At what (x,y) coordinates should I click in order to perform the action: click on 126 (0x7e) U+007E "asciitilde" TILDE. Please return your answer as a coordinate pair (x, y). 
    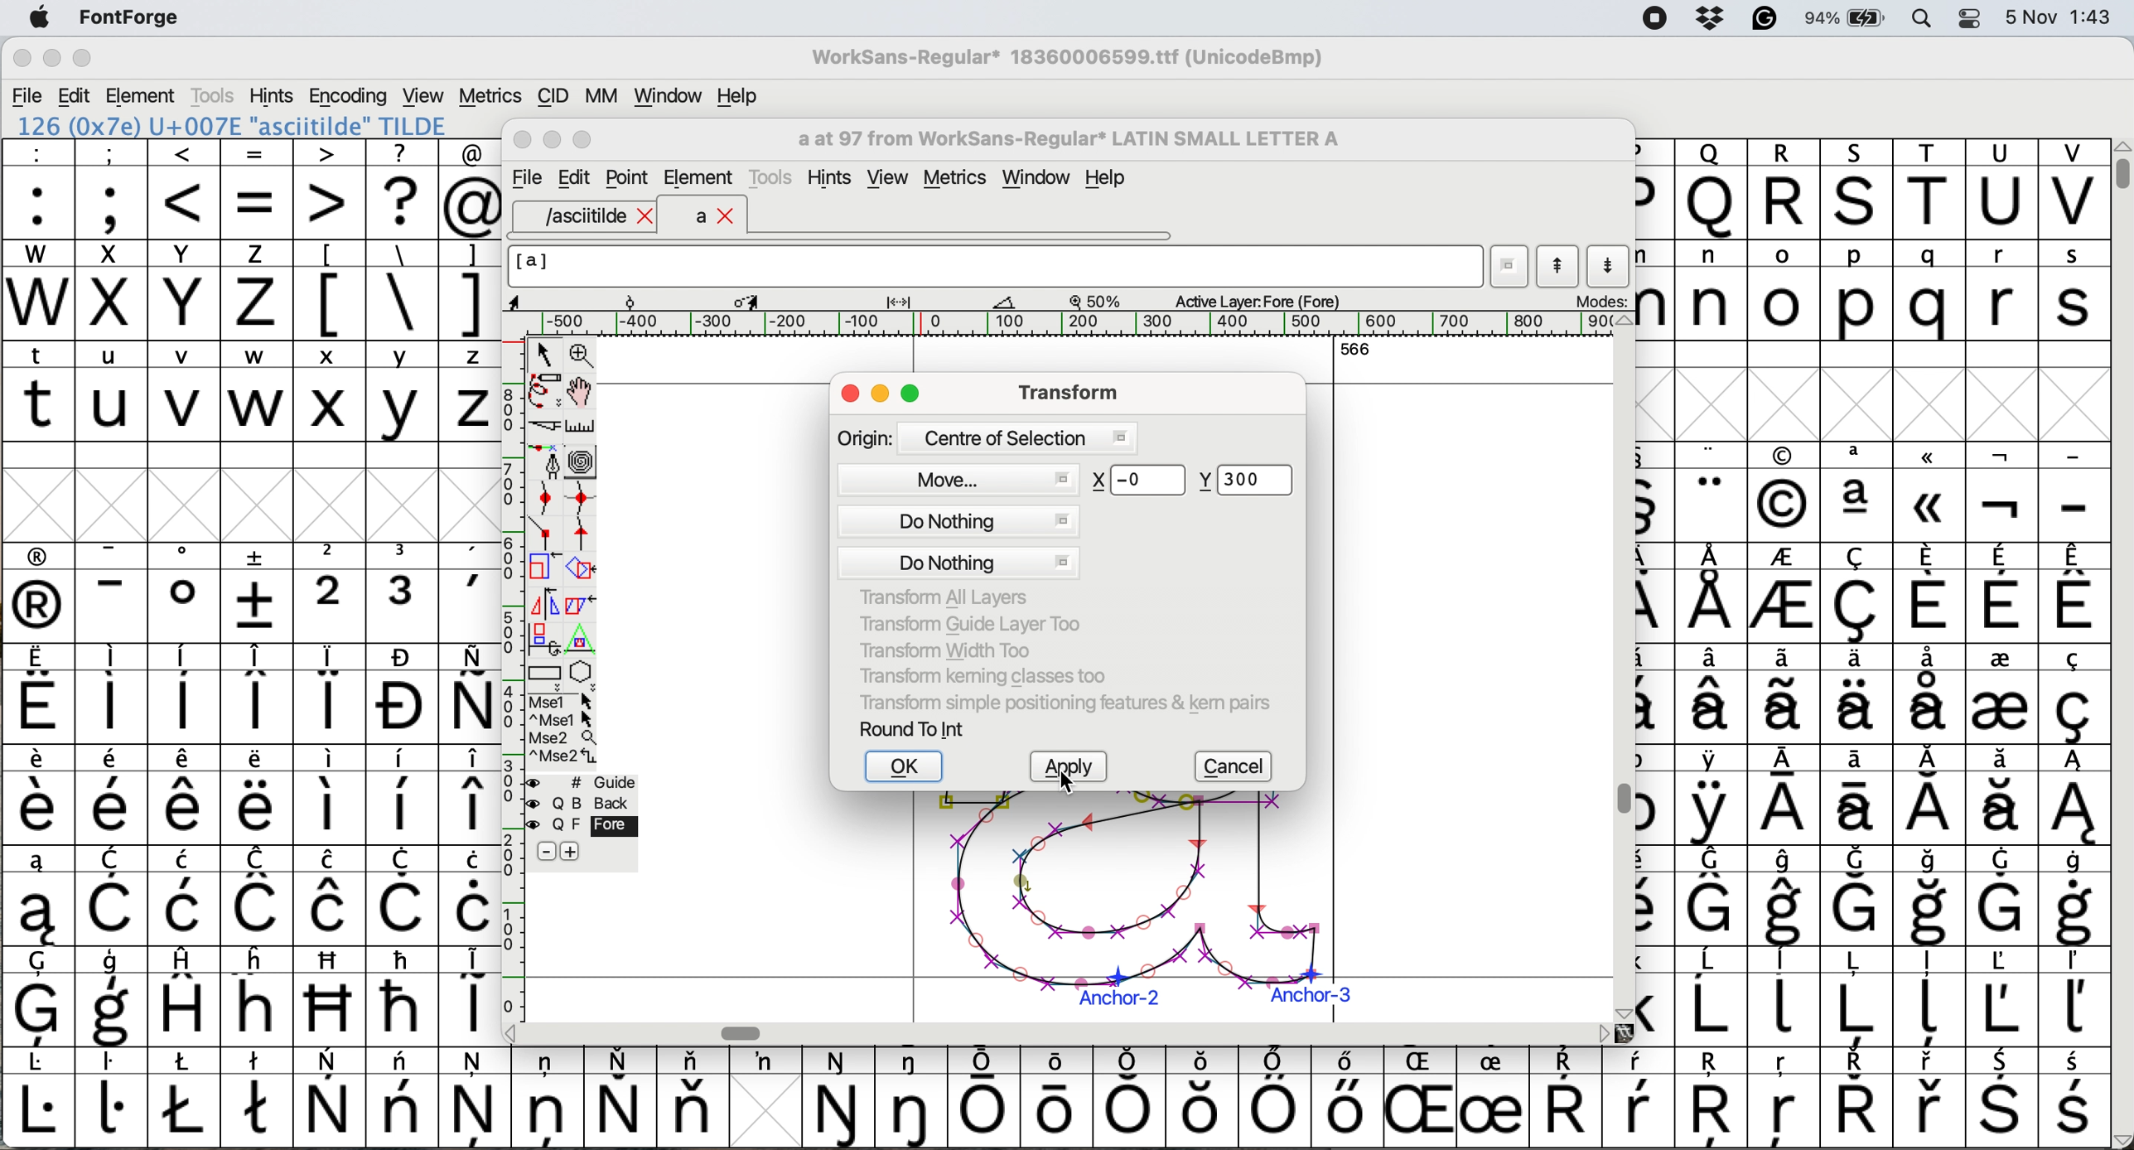
    Looking at the image, I should click on (234, 125).